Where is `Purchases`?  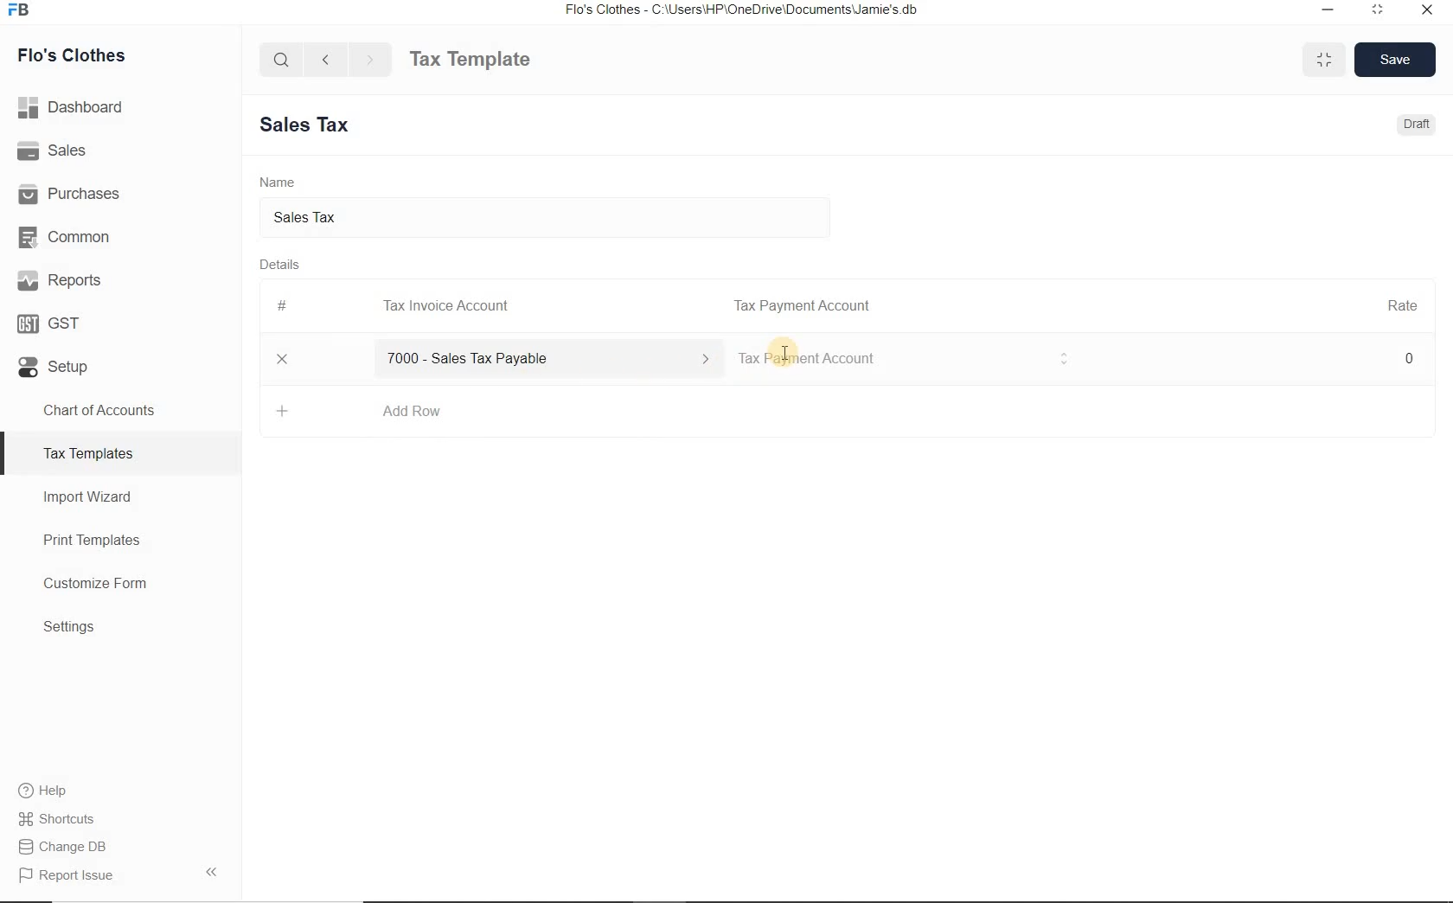
Purchases is located at coordinates (120, 191).